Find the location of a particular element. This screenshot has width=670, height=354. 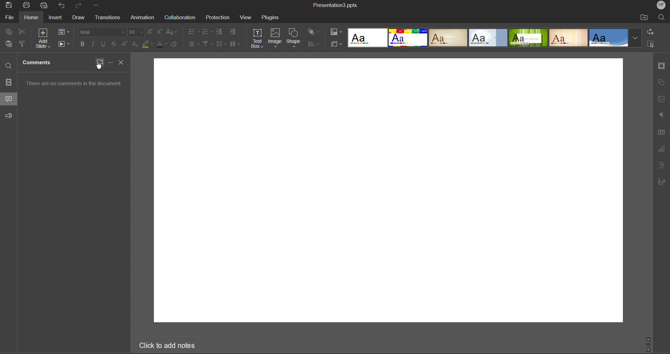

List Options is located at coordinates (208, 31).